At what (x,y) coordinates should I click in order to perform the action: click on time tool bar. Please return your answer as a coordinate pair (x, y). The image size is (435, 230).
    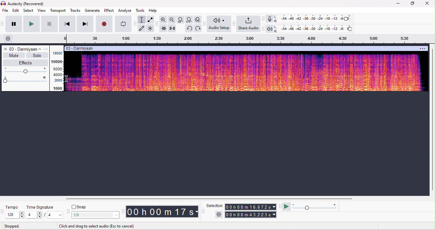
    Looking at the image, I should click on (124, 211).